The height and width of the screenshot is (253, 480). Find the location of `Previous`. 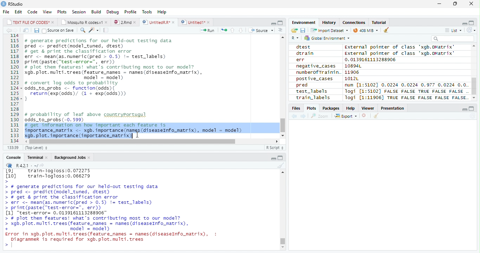

Previous is located at coordinates (293, 116).